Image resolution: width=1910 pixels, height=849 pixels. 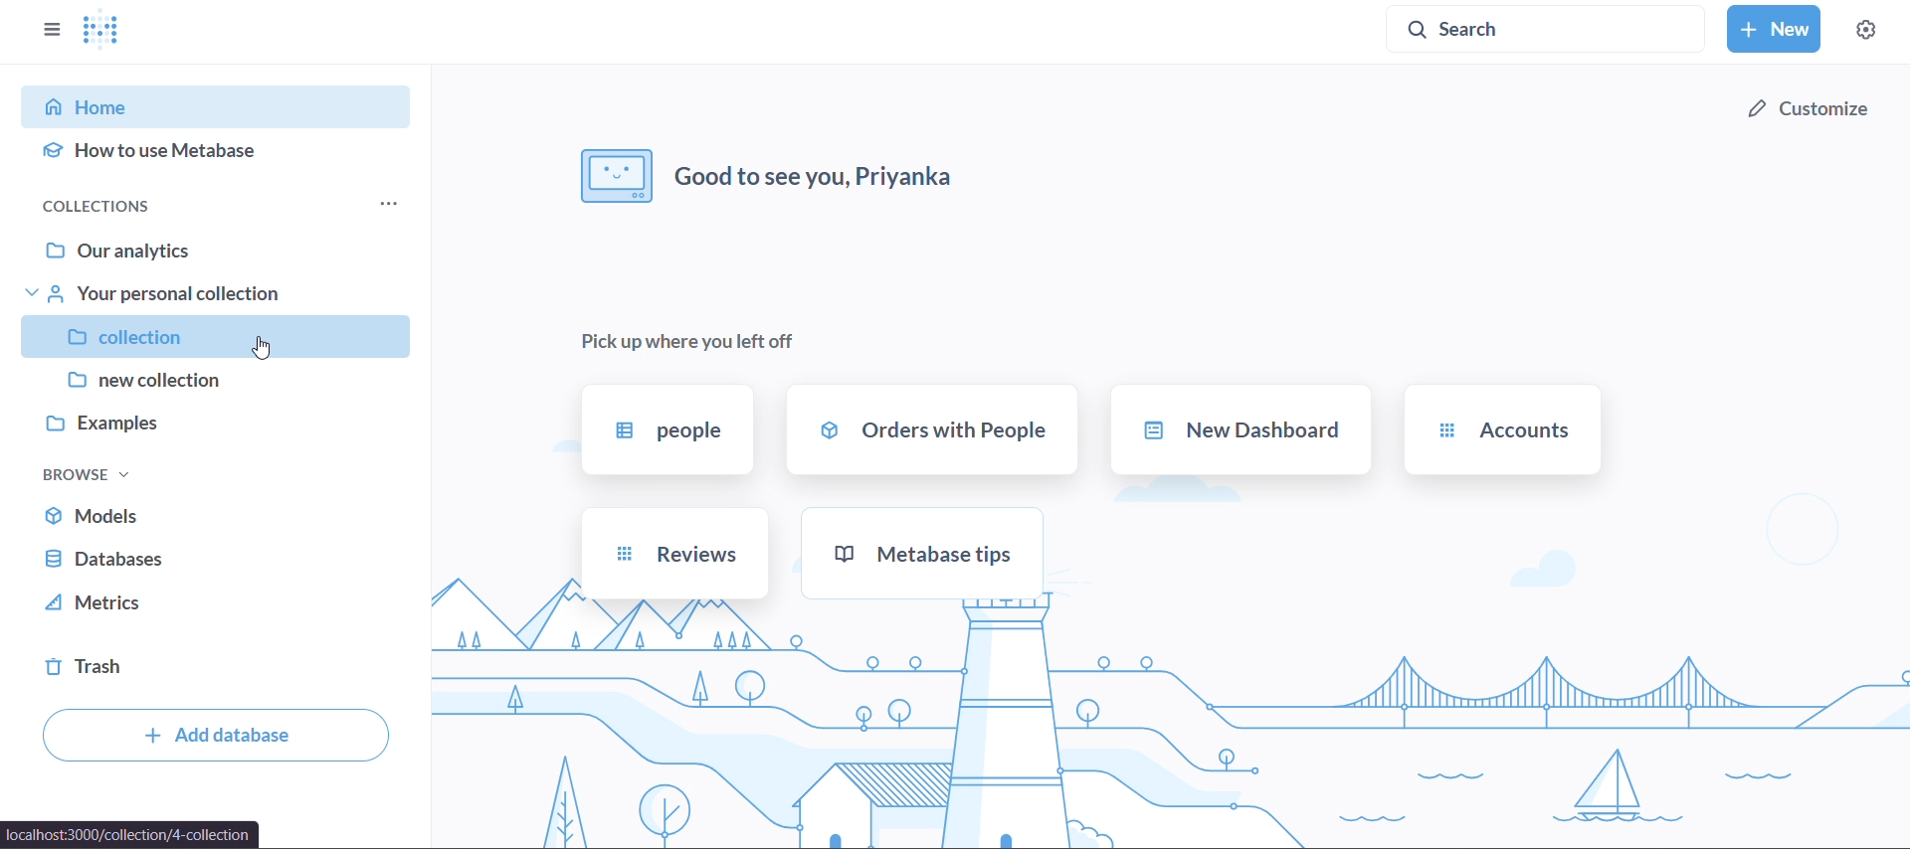 What do you see at coordinates (213, 738) in the screenshot?
I see `add databse` at bounding box center [213, 738].